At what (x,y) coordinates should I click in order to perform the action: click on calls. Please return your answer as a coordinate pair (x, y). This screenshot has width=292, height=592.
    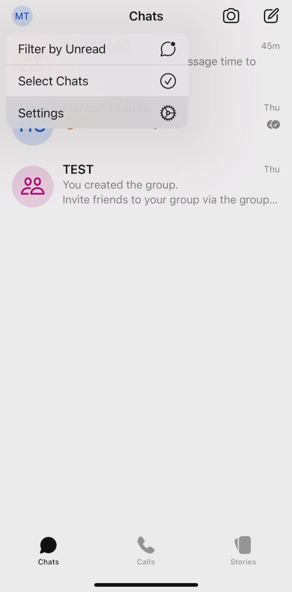
    Looking at the image, I should click on (147, 549).